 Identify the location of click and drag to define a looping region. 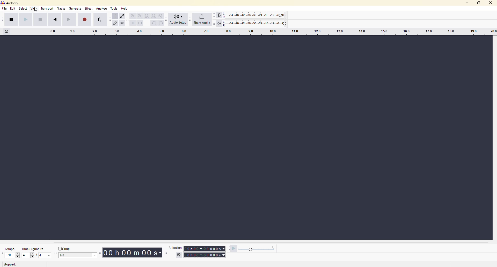
(272, 32).